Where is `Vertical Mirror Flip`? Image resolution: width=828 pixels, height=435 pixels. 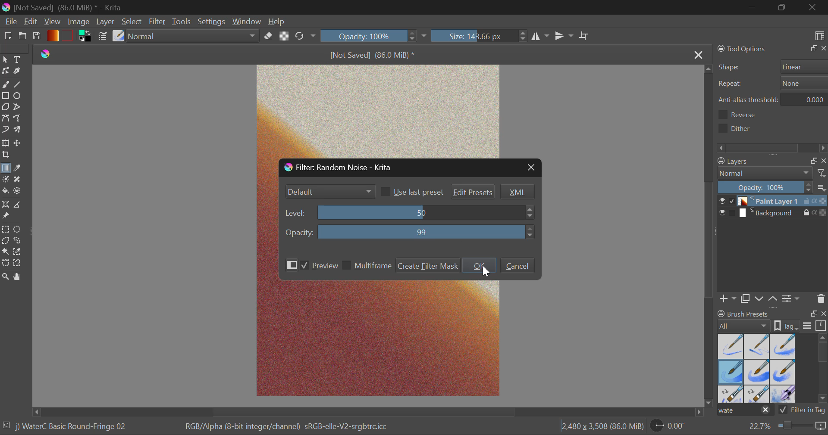 Vertical Mirror Flip is located at coordinates (540, 37).